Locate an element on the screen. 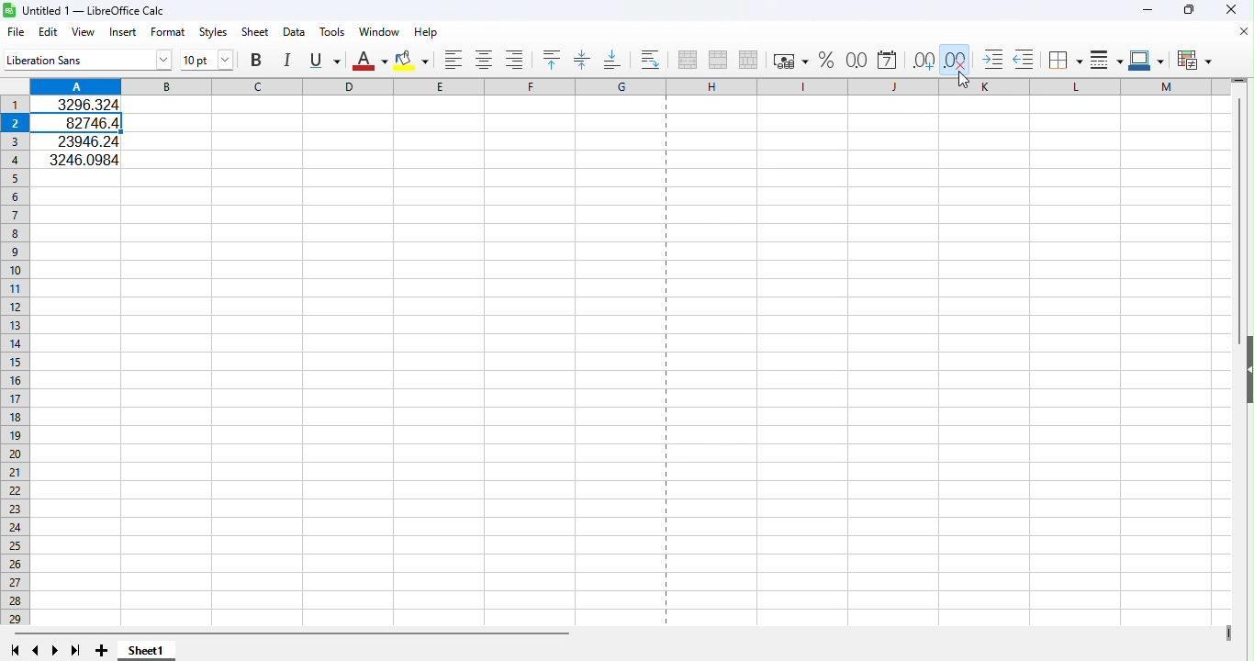  Conditional is located at coordinates (1192, 59).